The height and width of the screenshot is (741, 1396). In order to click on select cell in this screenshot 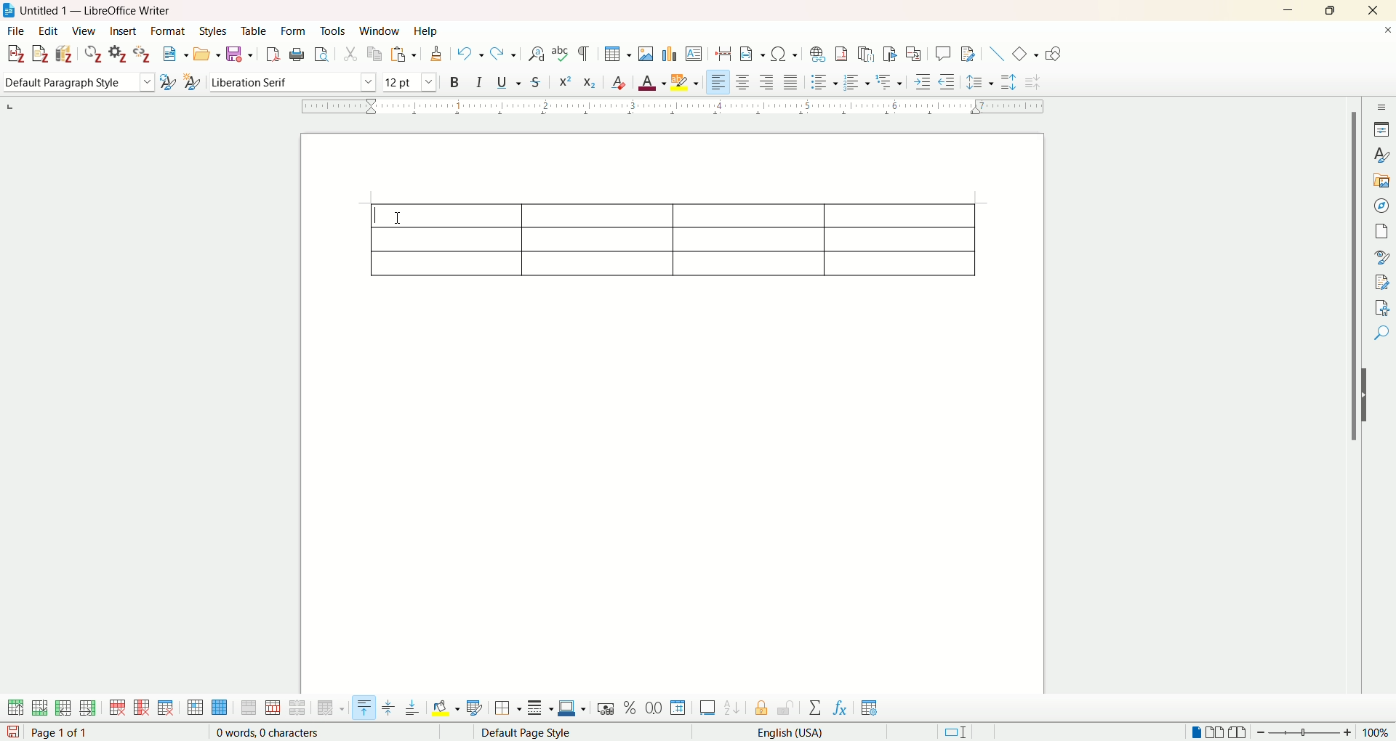, I will do `click(193, 709)`.